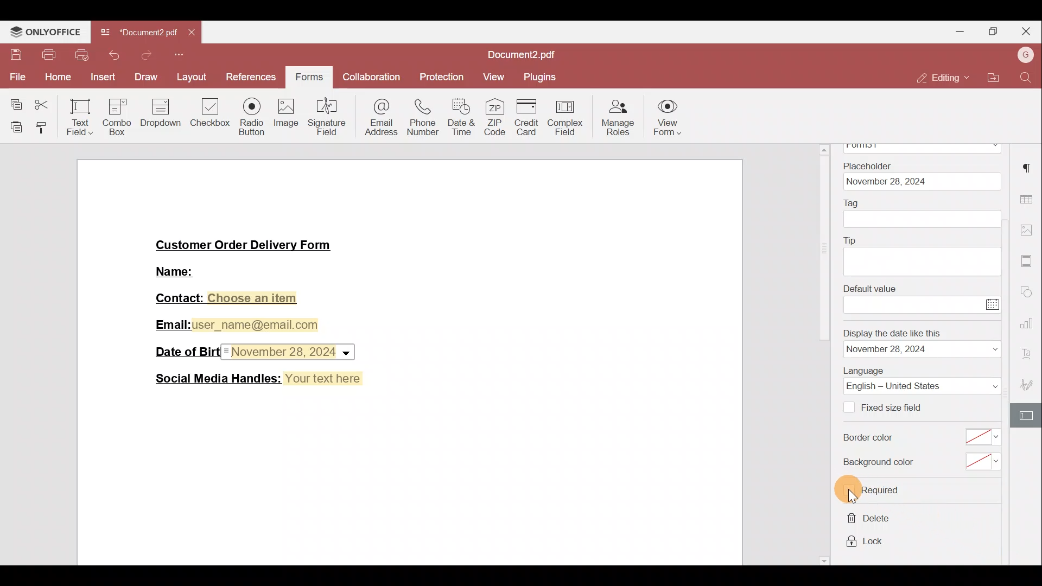 The width and height of the screenshot is (1042, 586). Describe the element at coordinates (1028, 261) in the screenshot. I see `More settings` at that location.